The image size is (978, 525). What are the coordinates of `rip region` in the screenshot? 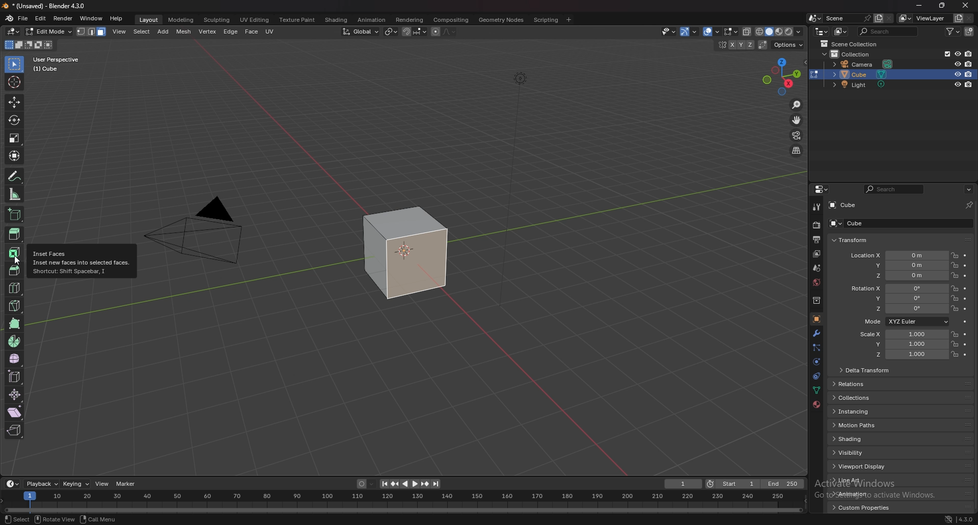 It's located at (14, 430).